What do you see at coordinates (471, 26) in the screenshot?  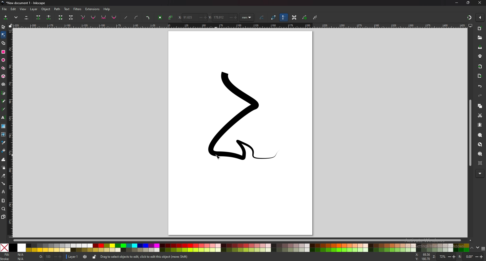 I see `display view` at bounding box center [471, 26].